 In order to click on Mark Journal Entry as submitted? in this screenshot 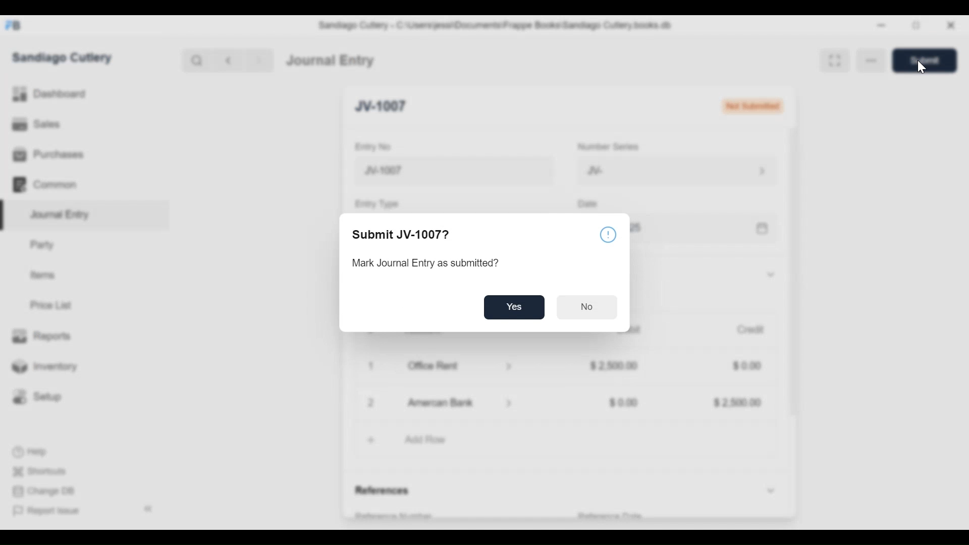, I will do `click(425, 263)`.